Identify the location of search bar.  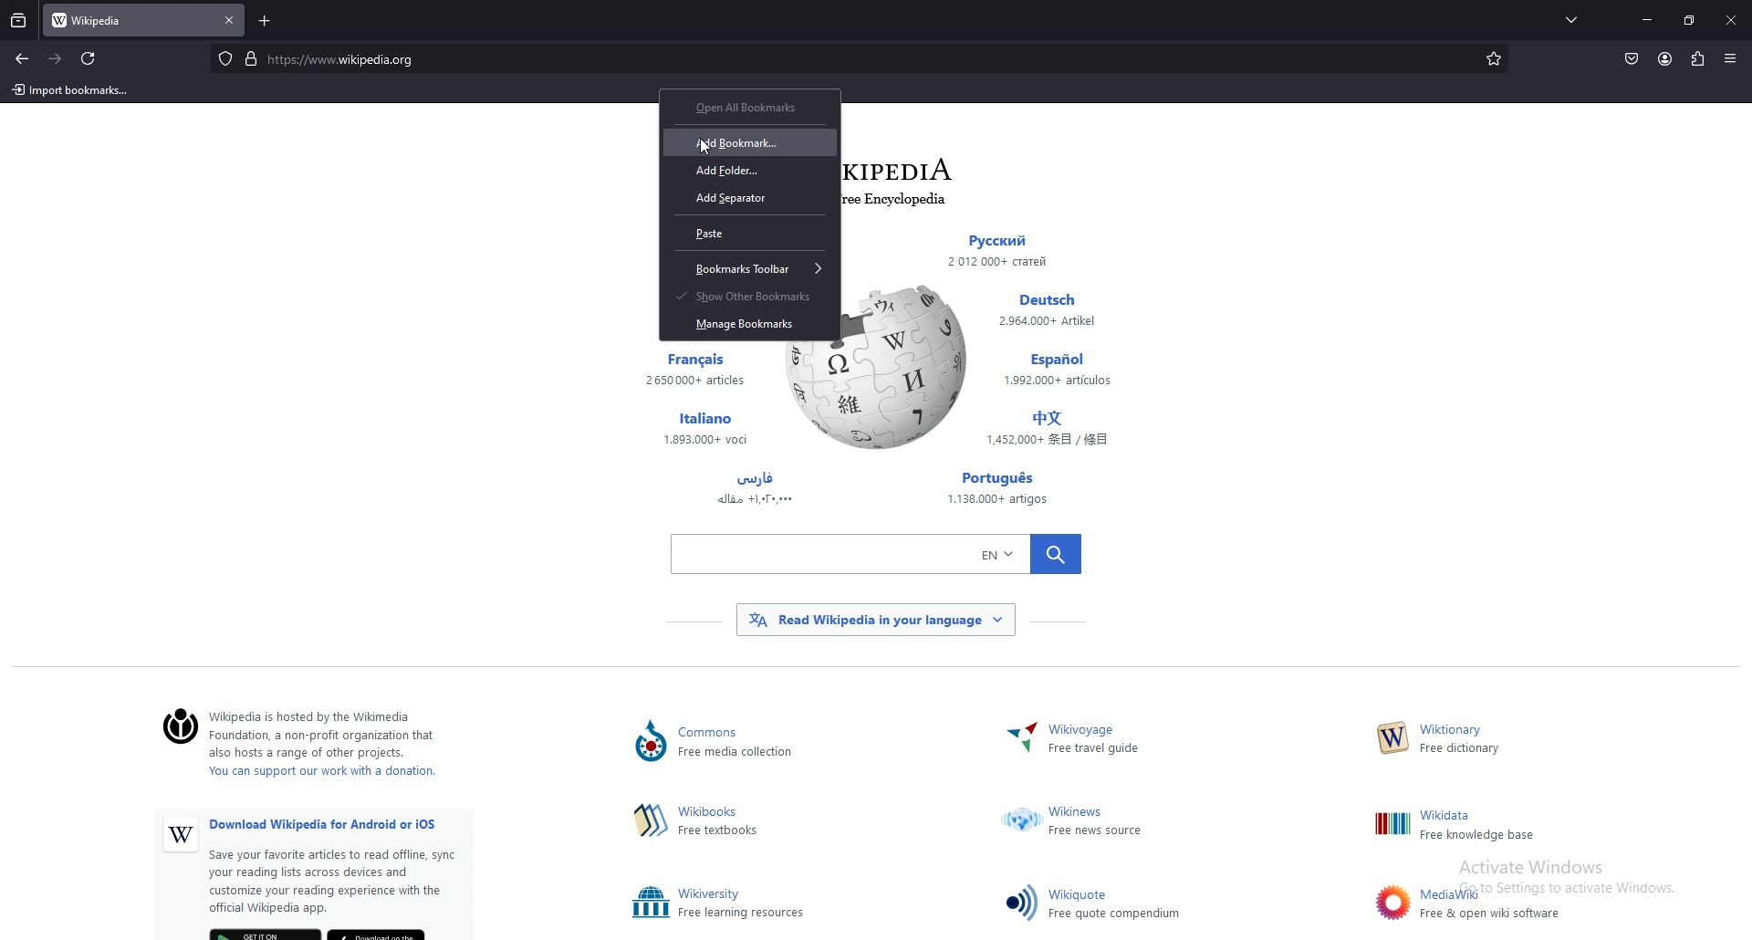
(850, 58).